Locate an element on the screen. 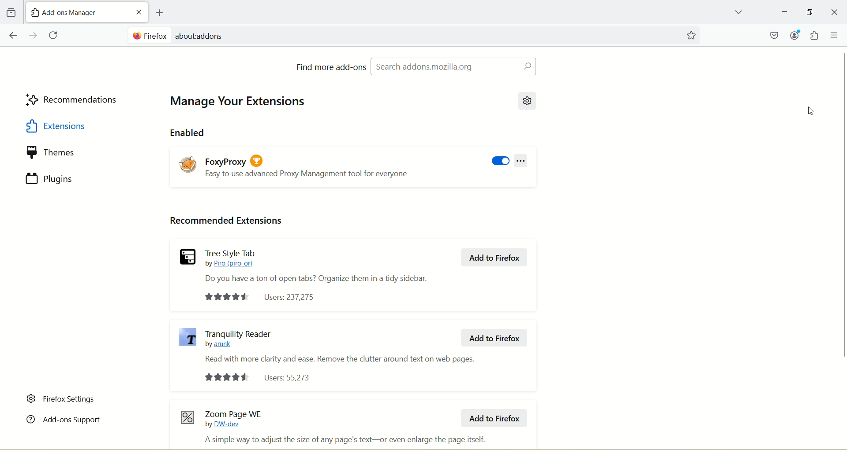  Starred is located at coordinates (691, 36).